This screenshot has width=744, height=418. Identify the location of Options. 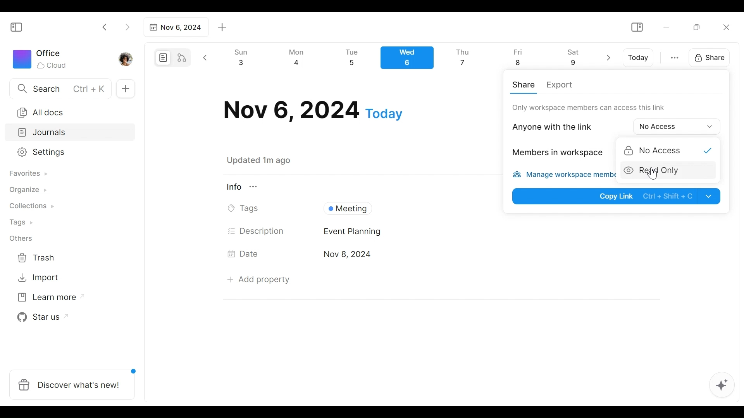
(671, 126).